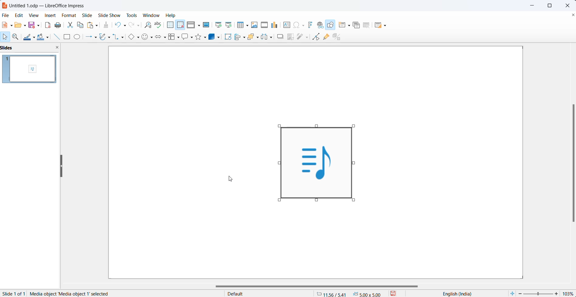 This screenshot has height=297, width=576. What do you see at coordinates (146, 38) in the screenshot?
I see `symbol shapes option` at bounding box center [146, 38].